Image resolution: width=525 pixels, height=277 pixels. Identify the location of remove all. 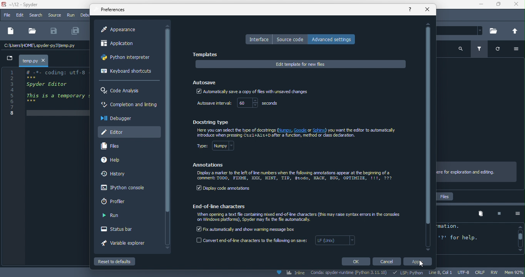
(481, 214).